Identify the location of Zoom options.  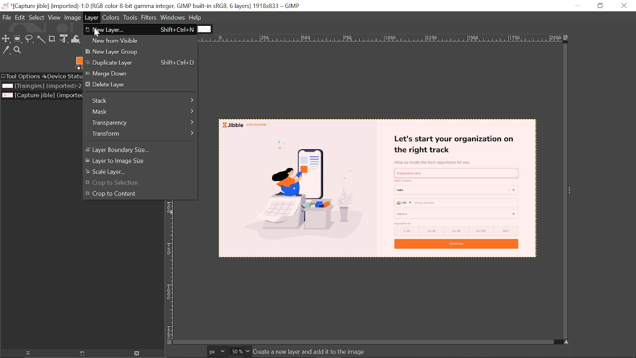
(249, 351).